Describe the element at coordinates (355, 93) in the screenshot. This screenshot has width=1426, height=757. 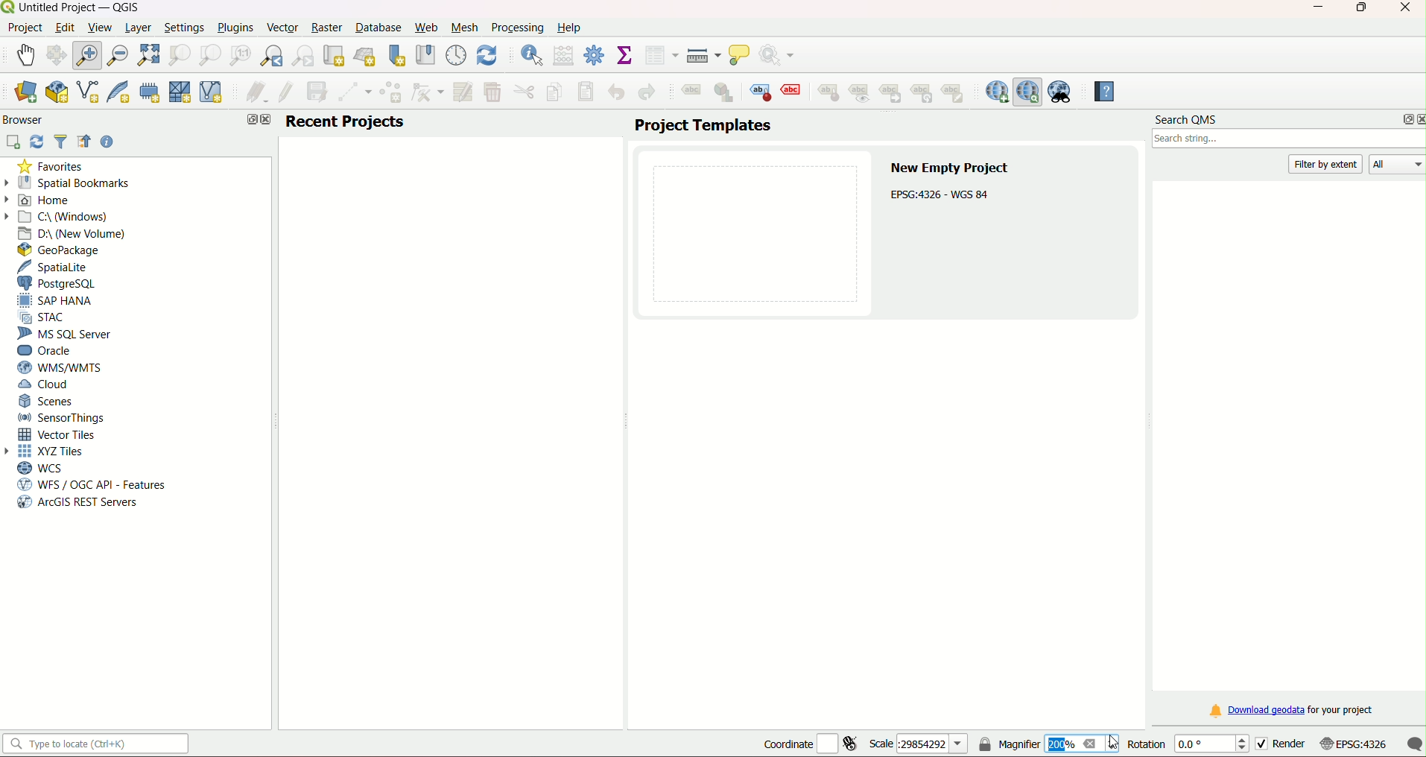
I see `digitized with   ` at that location.